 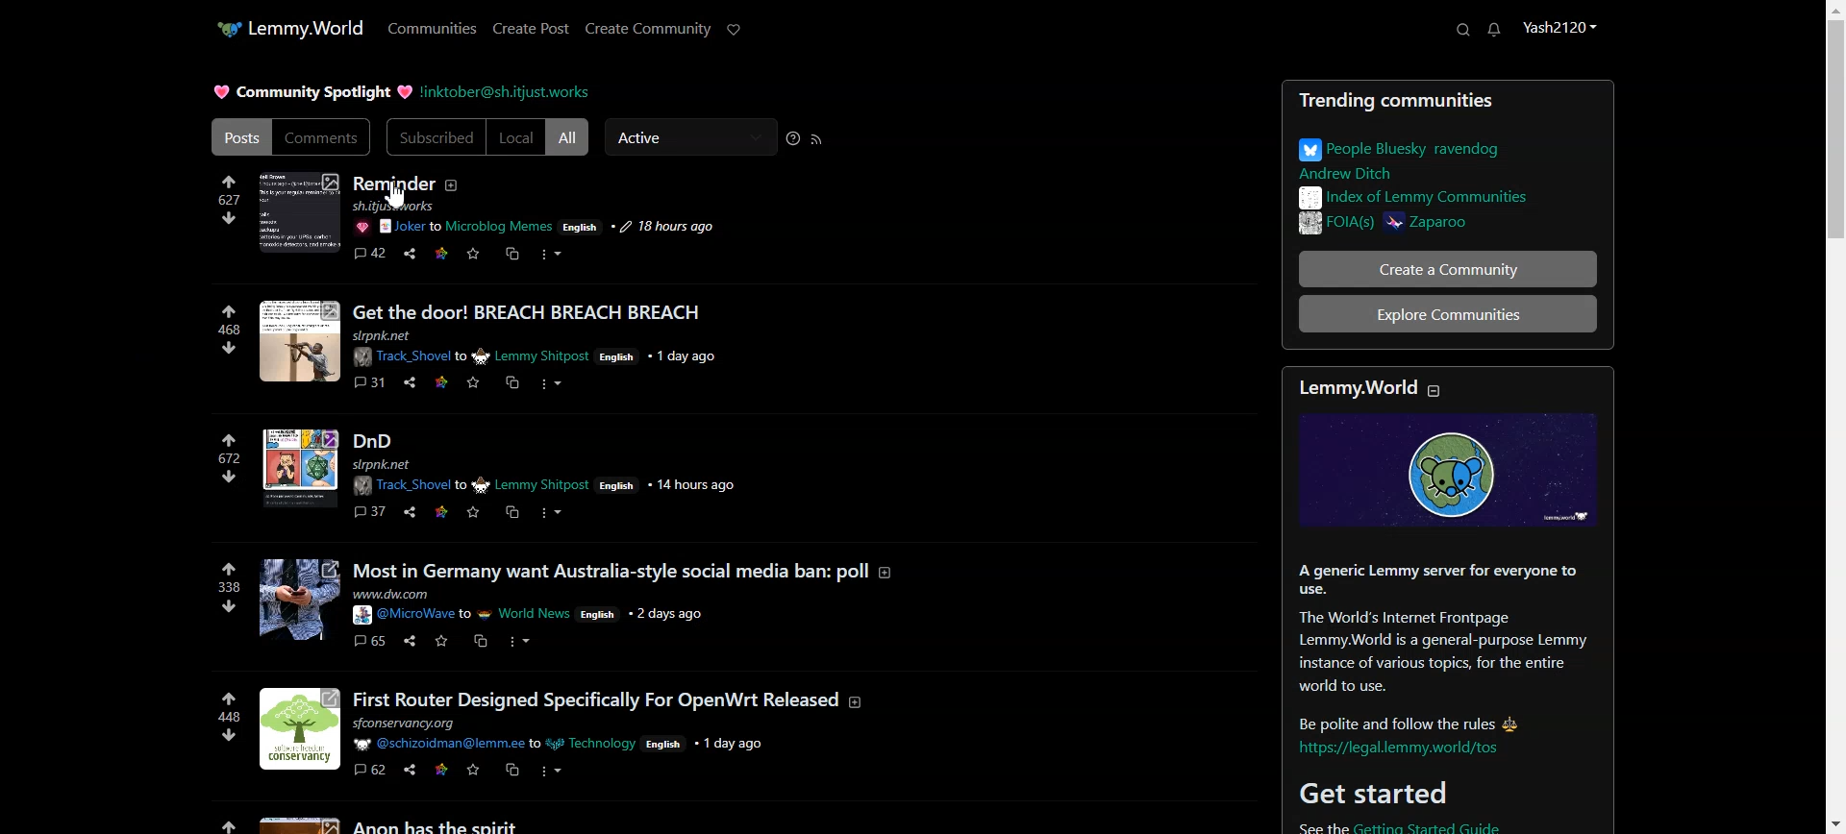 What do you see at coordinates (1434, 390) in the screenshot?
I see `Collapse` at bounding box center [1434, 390].